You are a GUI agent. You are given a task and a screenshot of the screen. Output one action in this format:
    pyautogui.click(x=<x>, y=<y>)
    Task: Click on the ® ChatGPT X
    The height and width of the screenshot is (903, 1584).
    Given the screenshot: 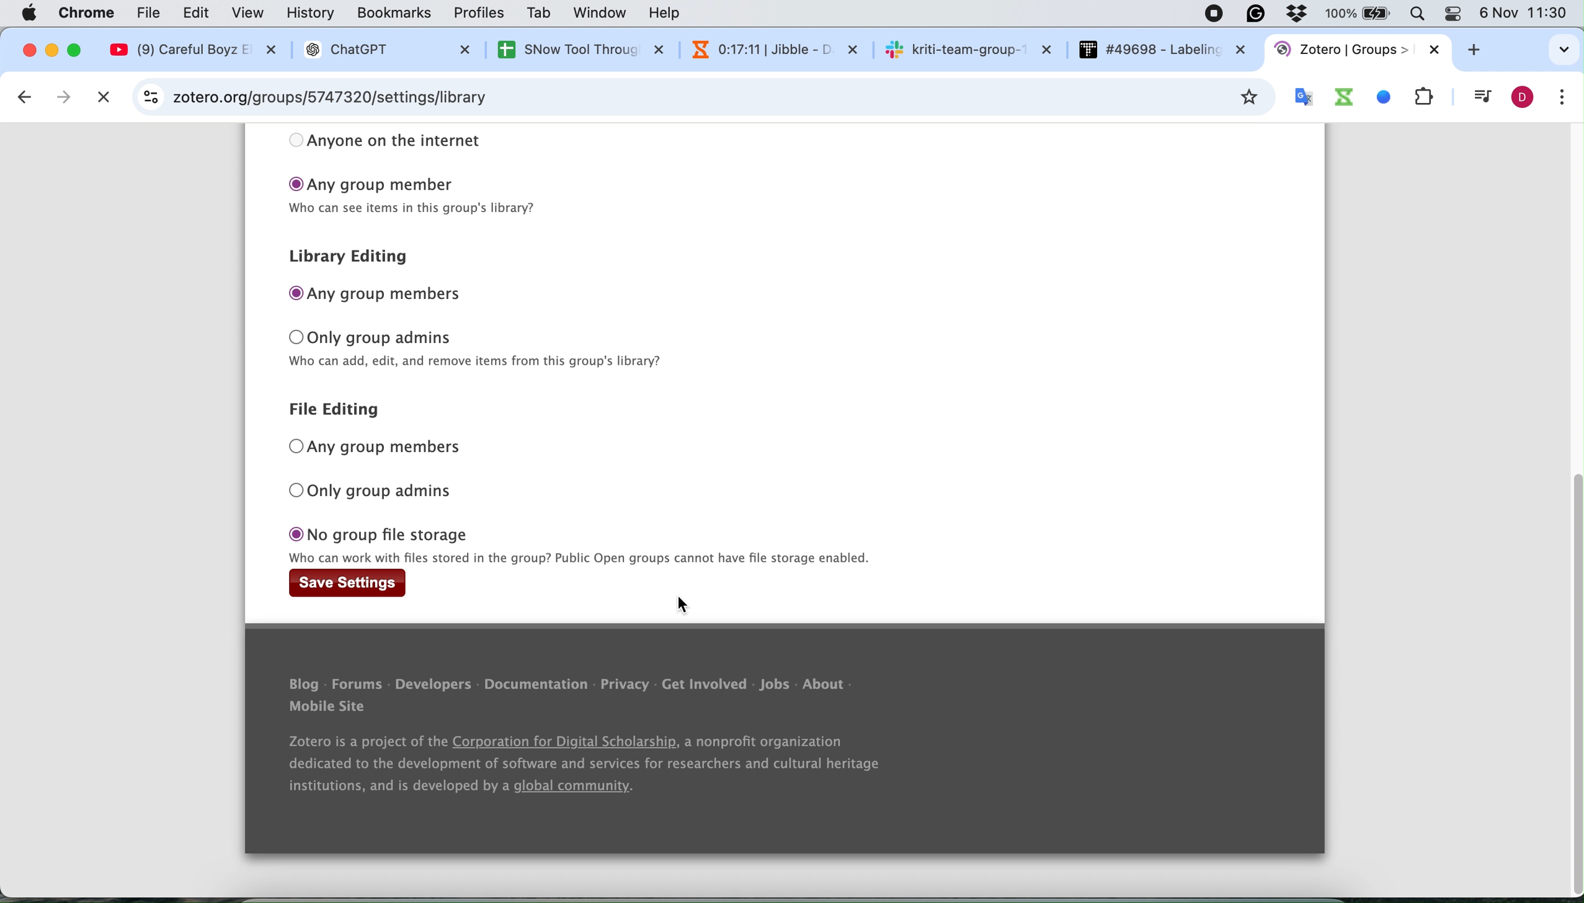 What is the action you would take?
    pyautogui.click(x=385, y=50)
    